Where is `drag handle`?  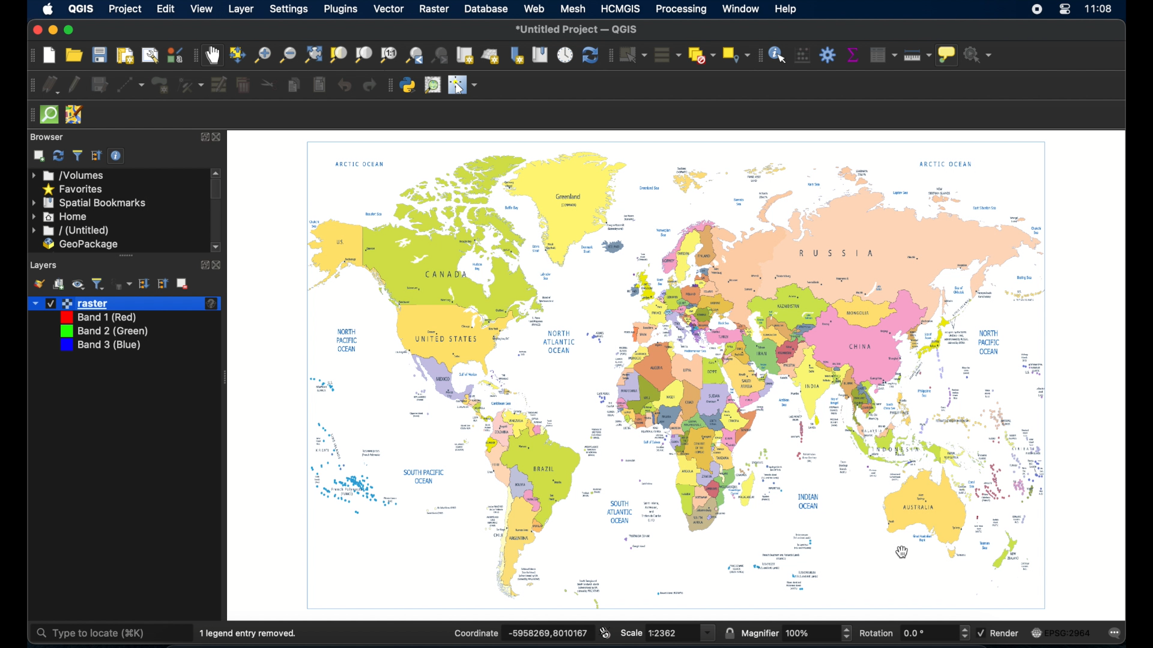
drag handle is located at coordinates (28, 115).